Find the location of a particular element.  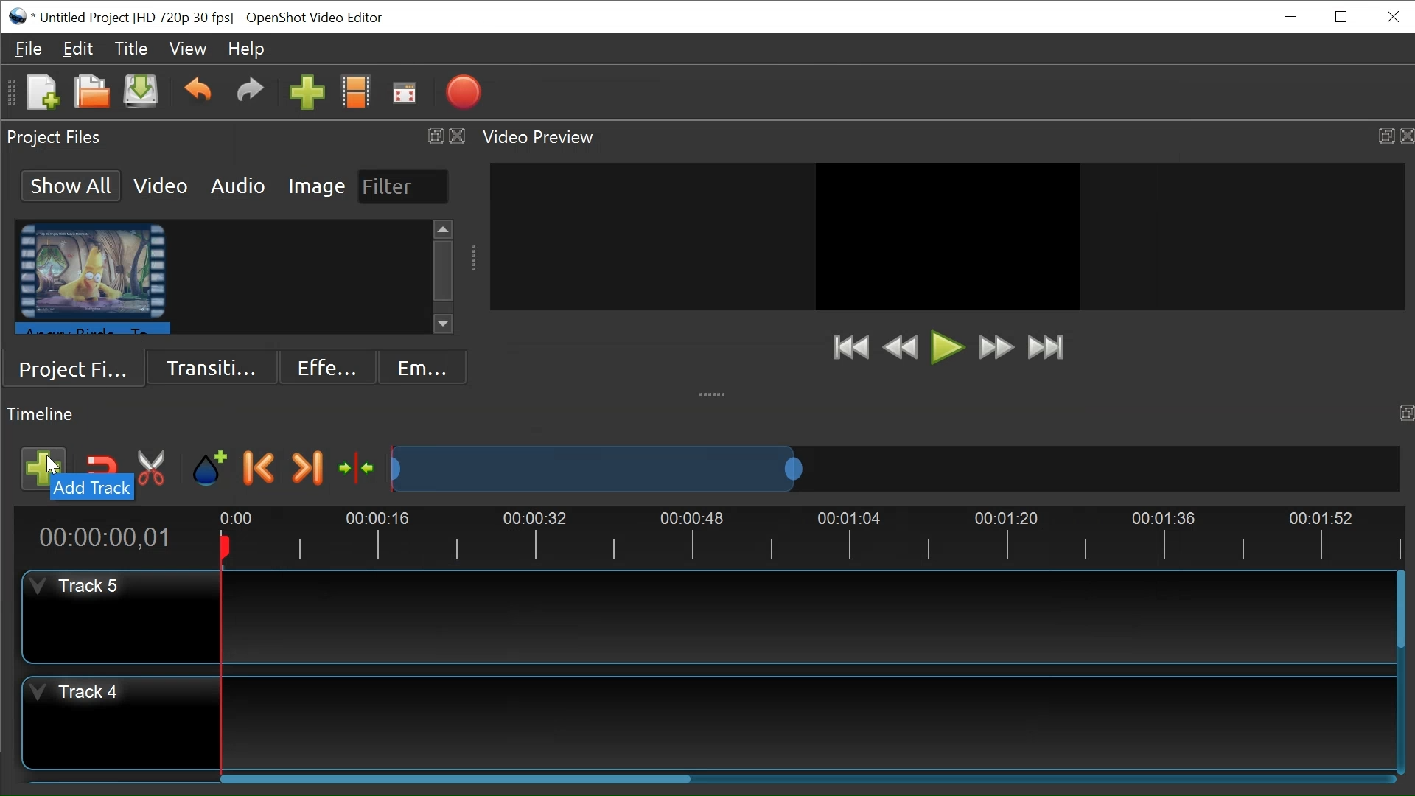

Jump to Start is located at coordinates (850, 346).